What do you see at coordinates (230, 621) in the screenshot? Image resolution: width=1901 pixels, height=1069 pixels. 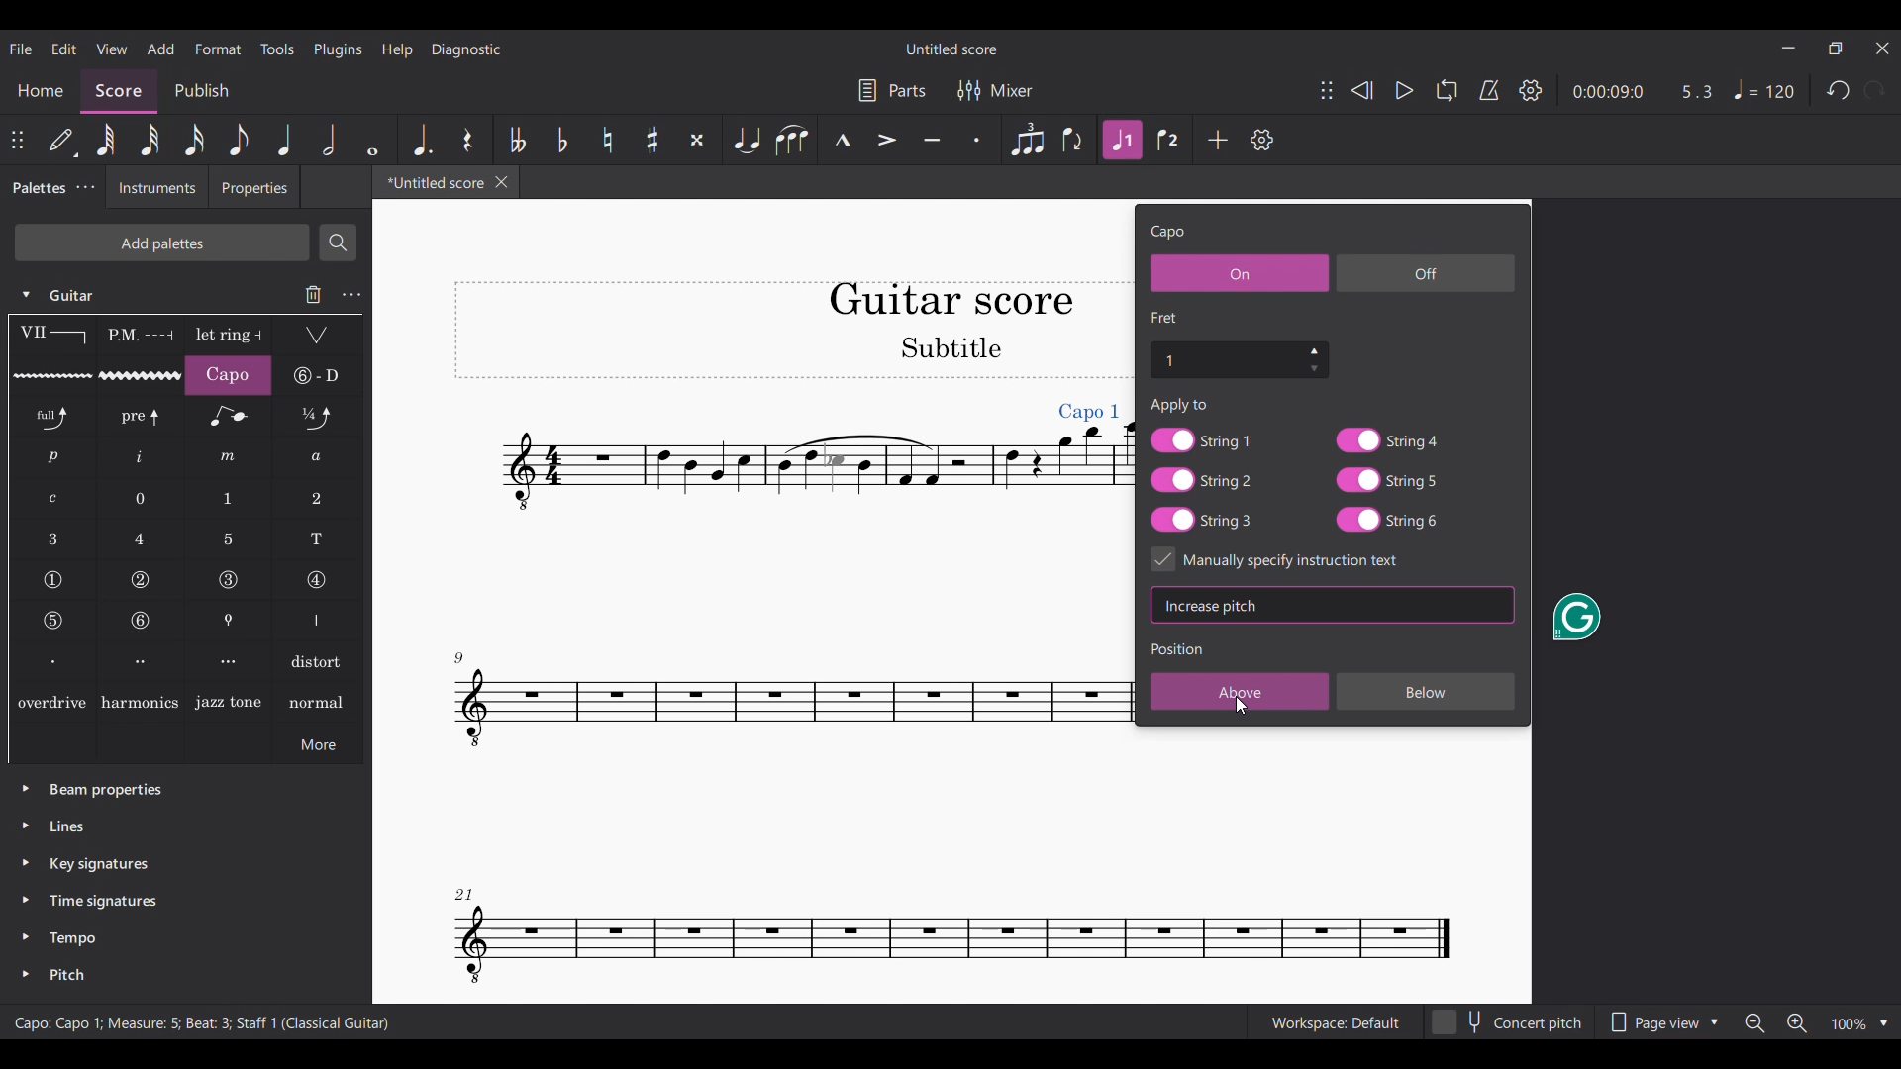 I see `Thumb position` at bounding box center [230, 621].